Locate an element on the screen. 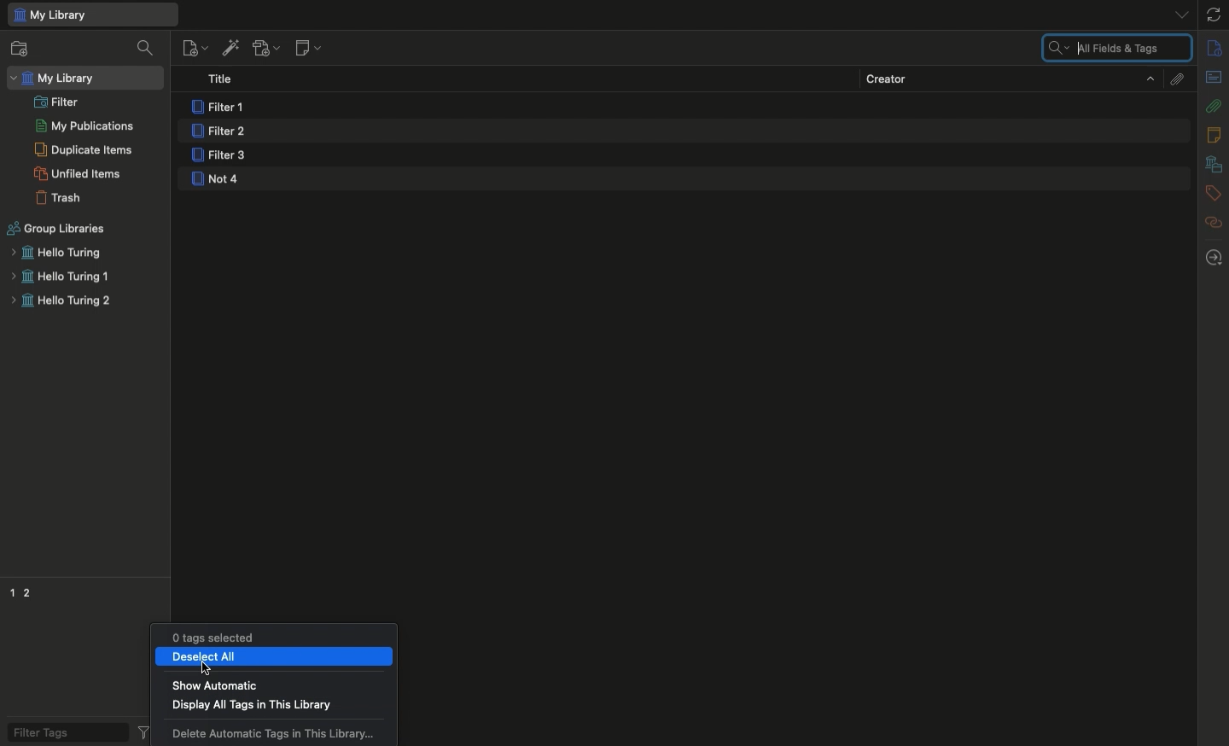  Notes is located at coordinates (1216, 135).